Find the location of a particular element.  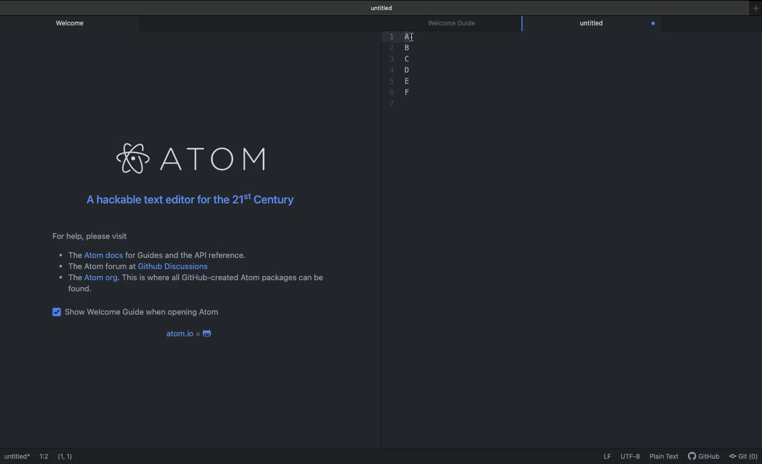

d is located at coordinates (409, 70).